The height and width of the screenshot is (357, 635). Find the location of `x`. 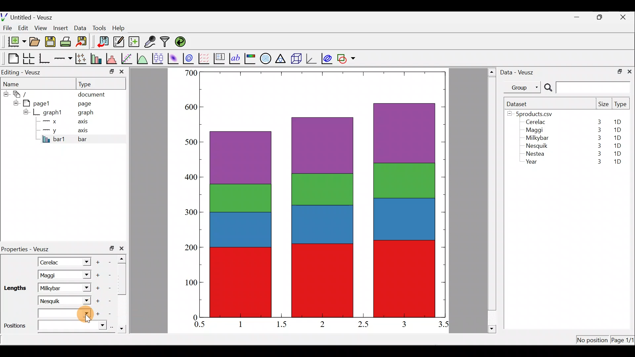

x is located at coordinates (51, 121).